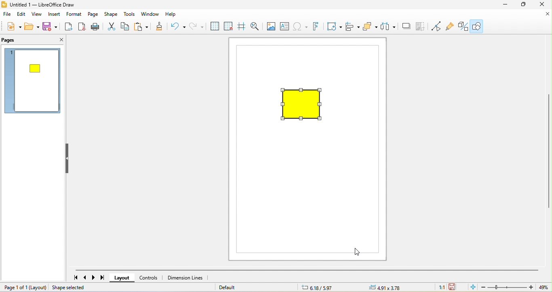 The width and height of the screenshot is (552, 292). Describe the element at coordinates (82, 28) in the screenshot. I see `export direct as pdf` at that location.